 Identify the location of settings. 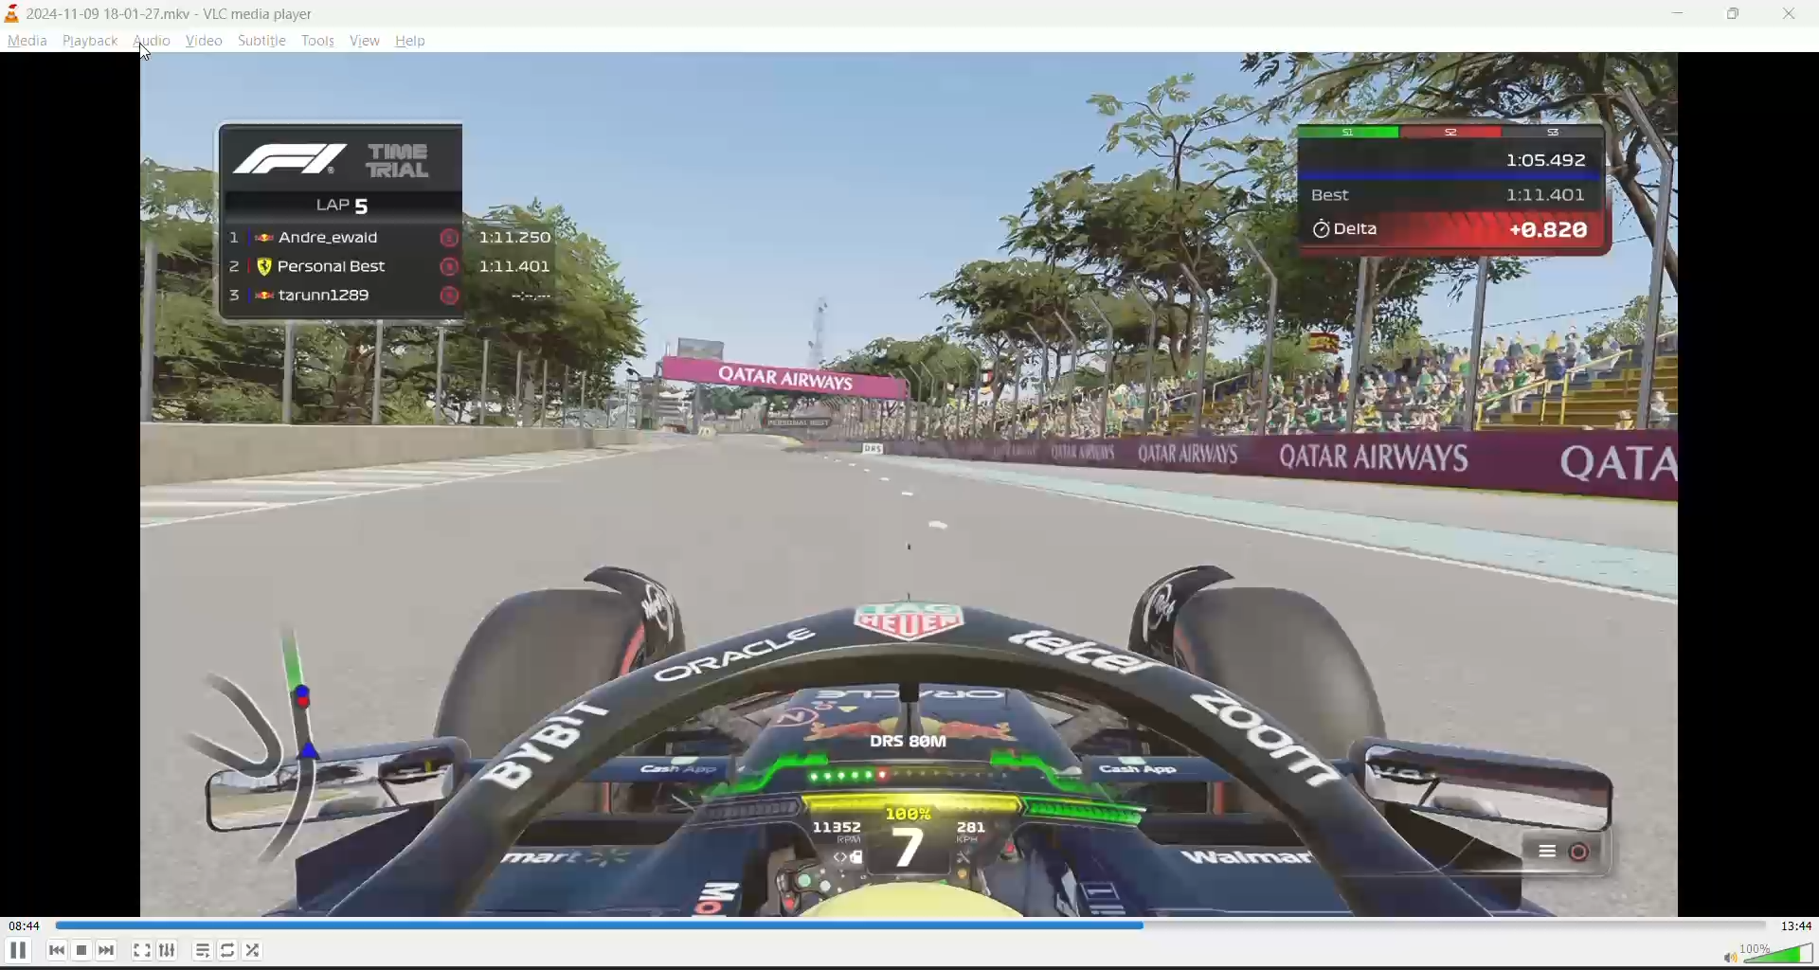
(165, 951).